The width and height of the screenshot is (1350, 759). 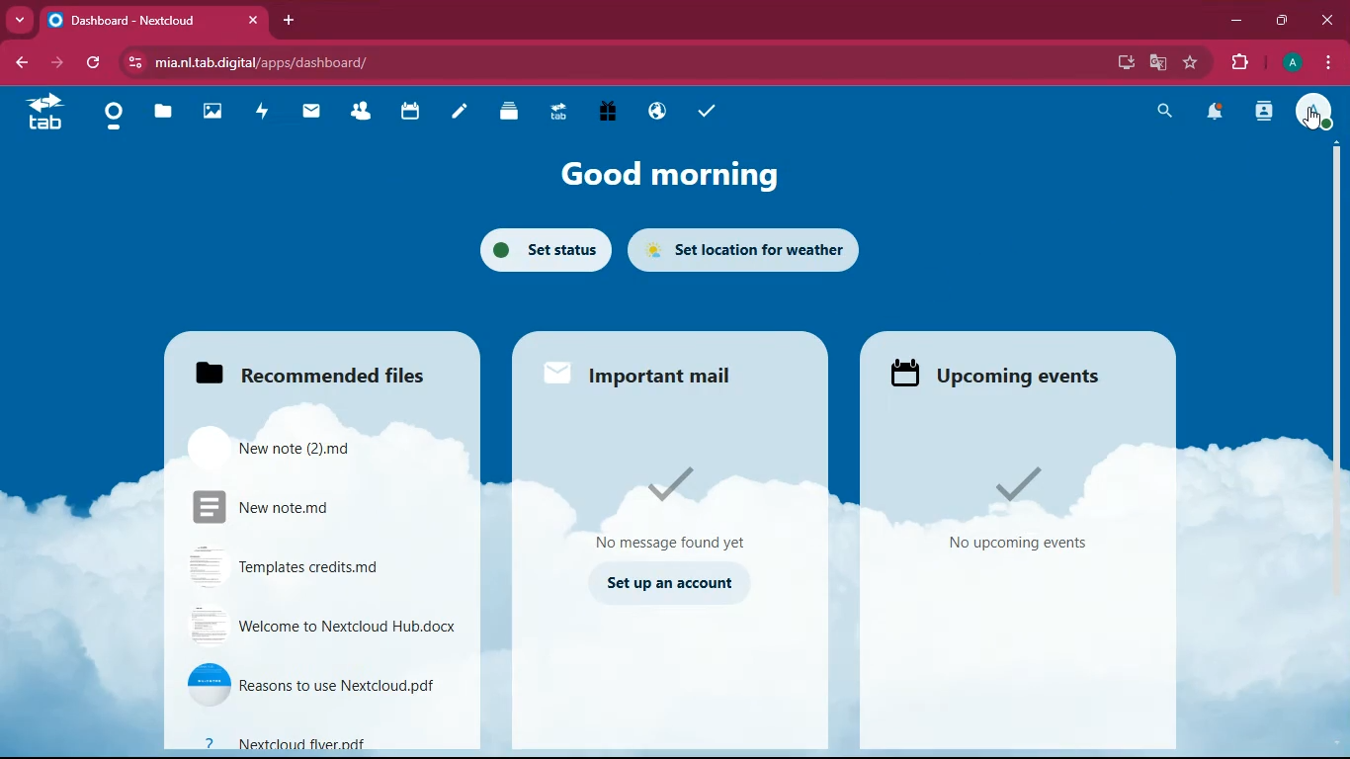 What do you see at coordinates (1159, 113) in the screenshot?
I see `search` at bounding box center [1159, 113].